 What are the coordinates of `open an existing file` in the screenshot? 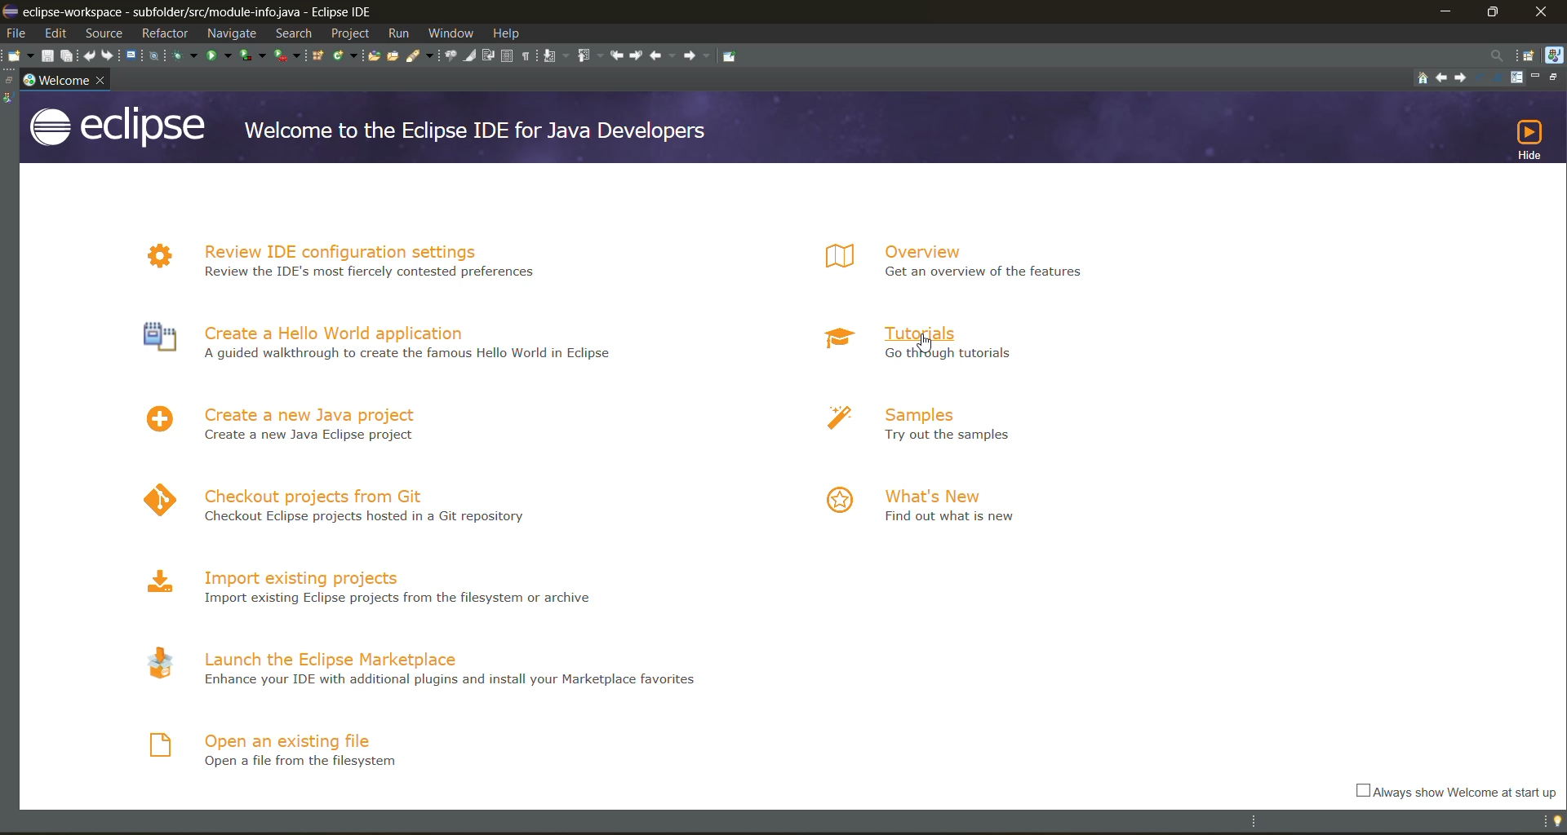 It's located at (290, 753).